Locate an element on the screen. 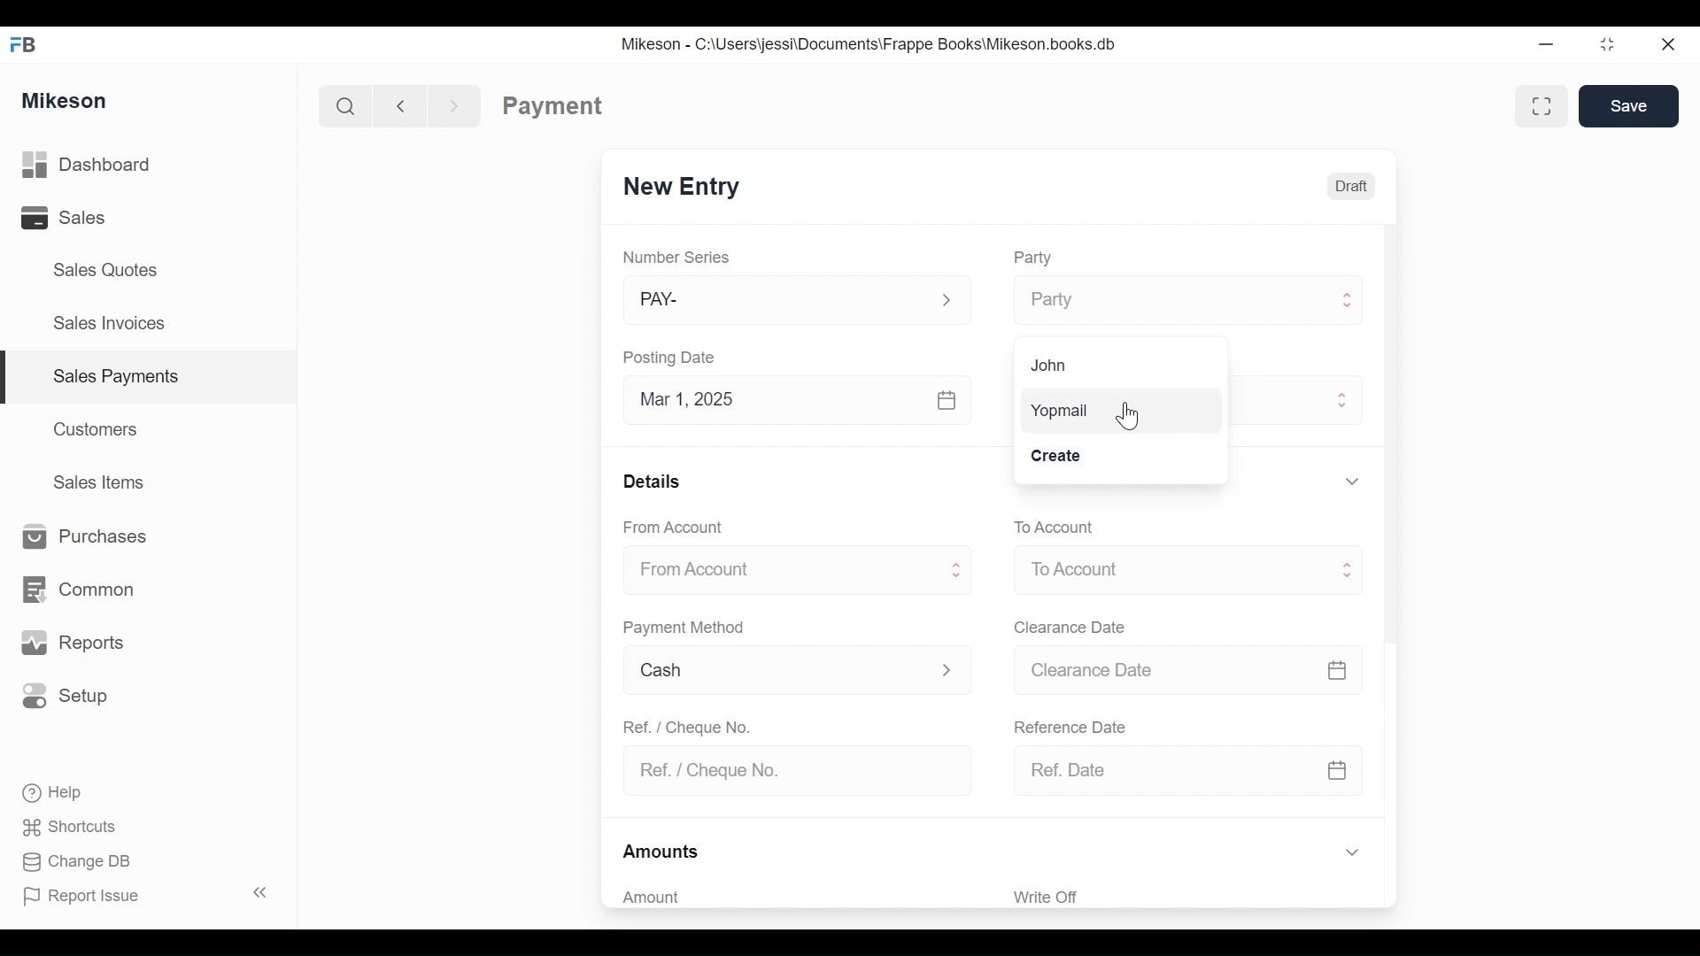  Ref. / Cheque No. is located at coordinates (802, 770).